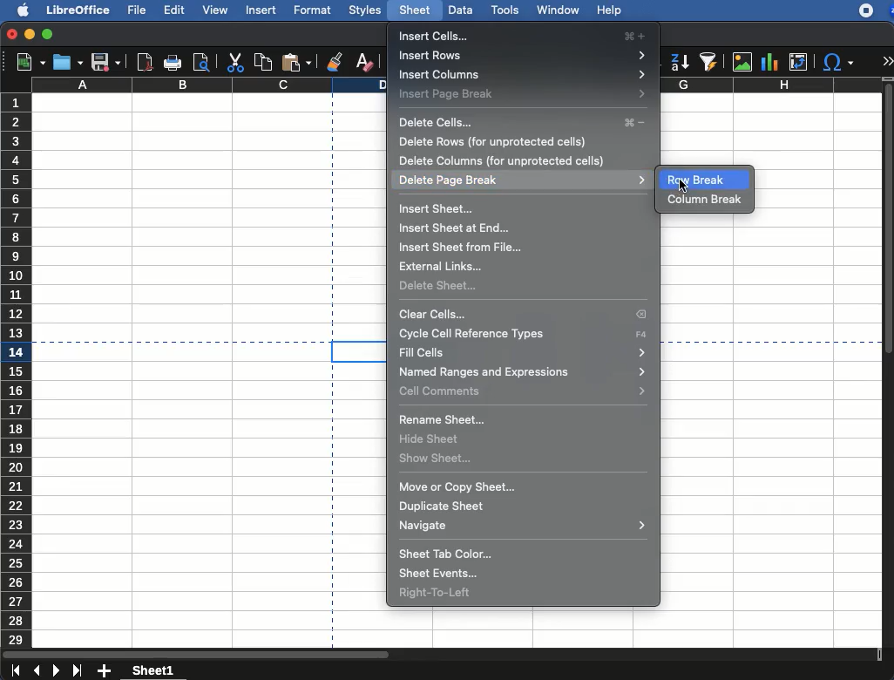 The image size is (894, 680). I want to click on scroll, so click(889, 364).